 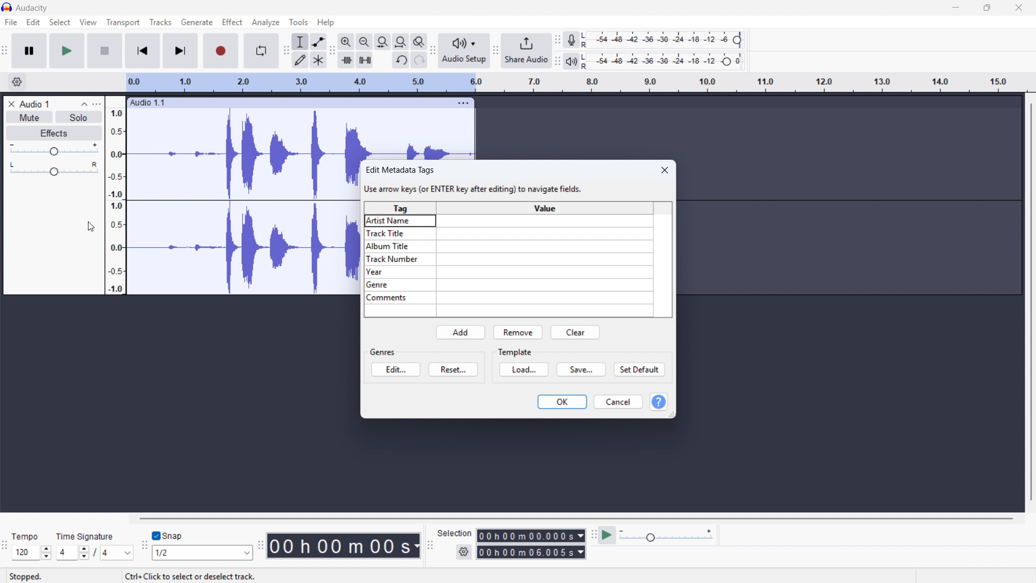 What do you see at coordinates (326, 22) in the screenshot?
I see `help` at bounding box center [326, 22].